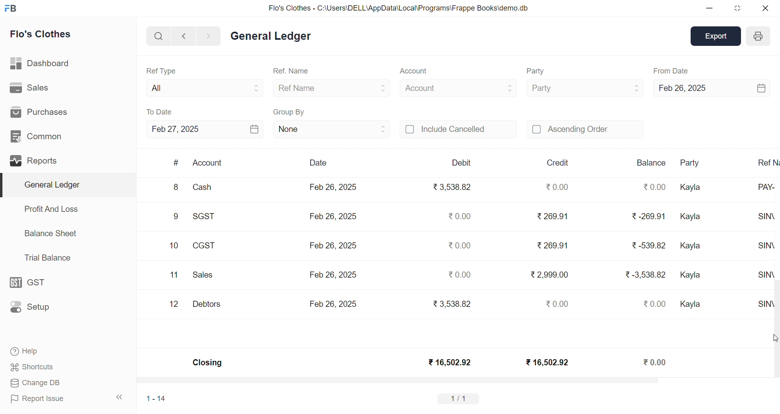 The image size is (780, 414). I want to click on General Ledger, so click(65, 185).